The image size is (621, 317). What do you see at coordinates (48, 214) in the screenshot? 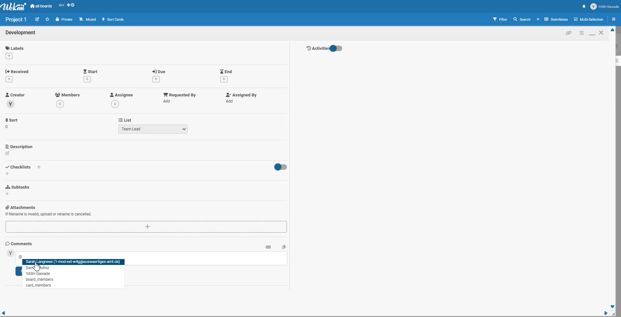
I see `Add Attachments` at bounding box center [48, 214].